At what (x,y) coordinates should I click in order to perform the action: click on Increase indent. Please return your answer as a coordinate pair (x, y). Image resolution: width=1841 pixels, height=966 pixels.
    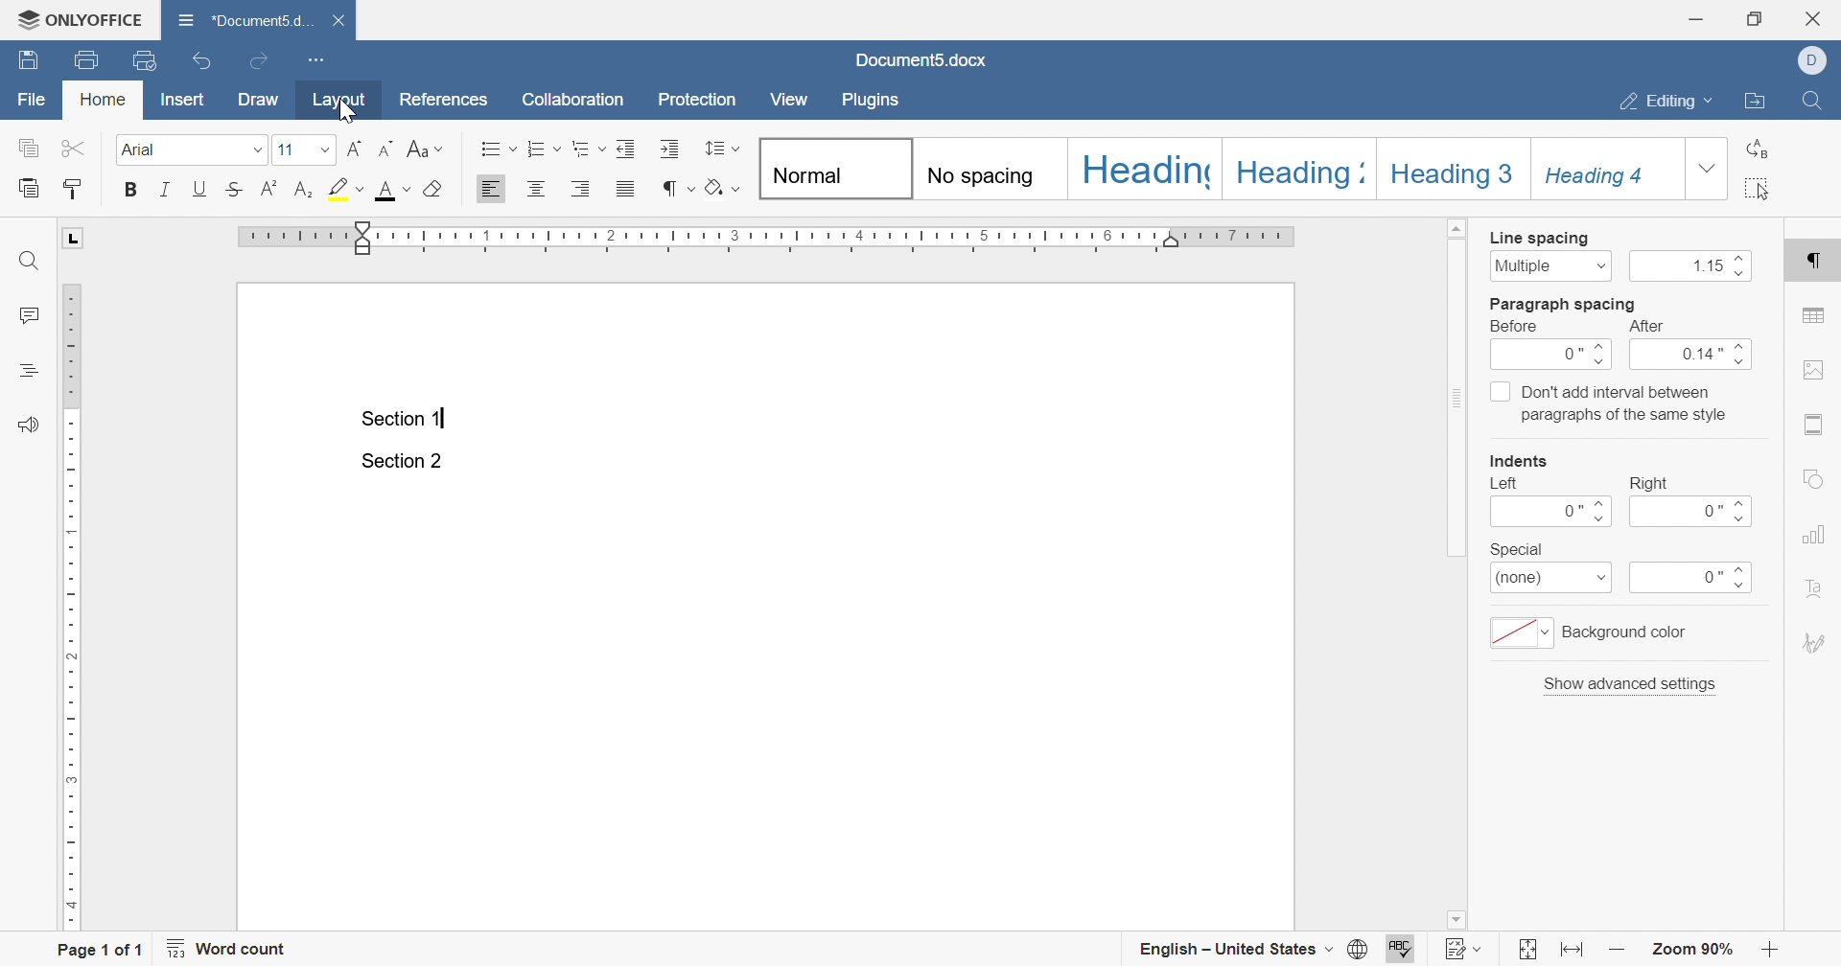
    Looking at the image, I should click on (672, 149).